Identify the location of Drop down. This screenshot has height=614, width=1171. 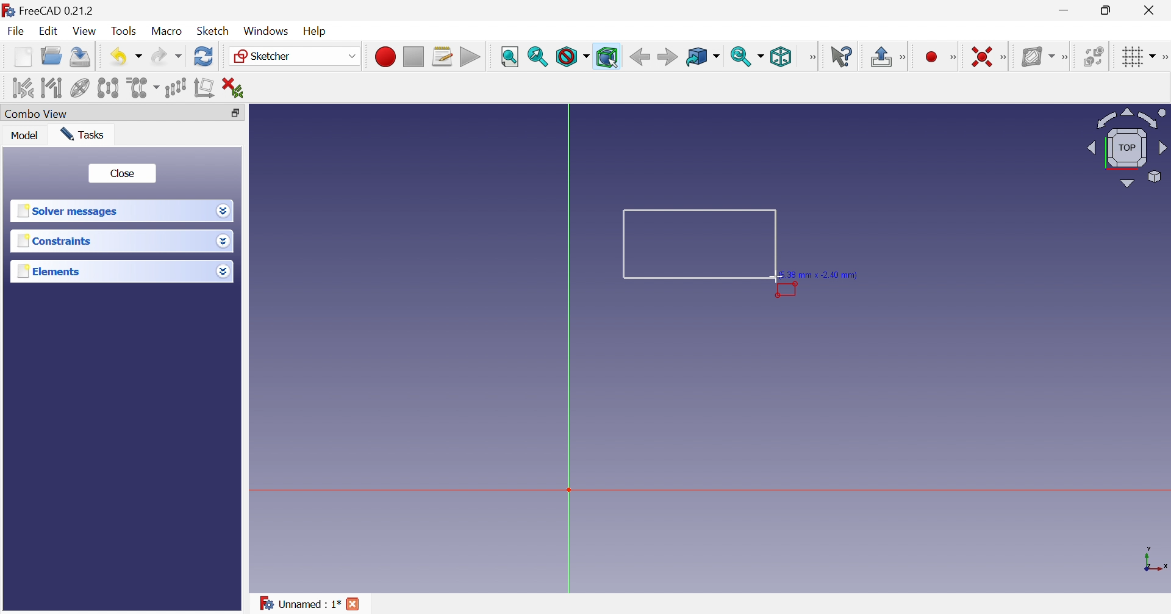
(224, 272).